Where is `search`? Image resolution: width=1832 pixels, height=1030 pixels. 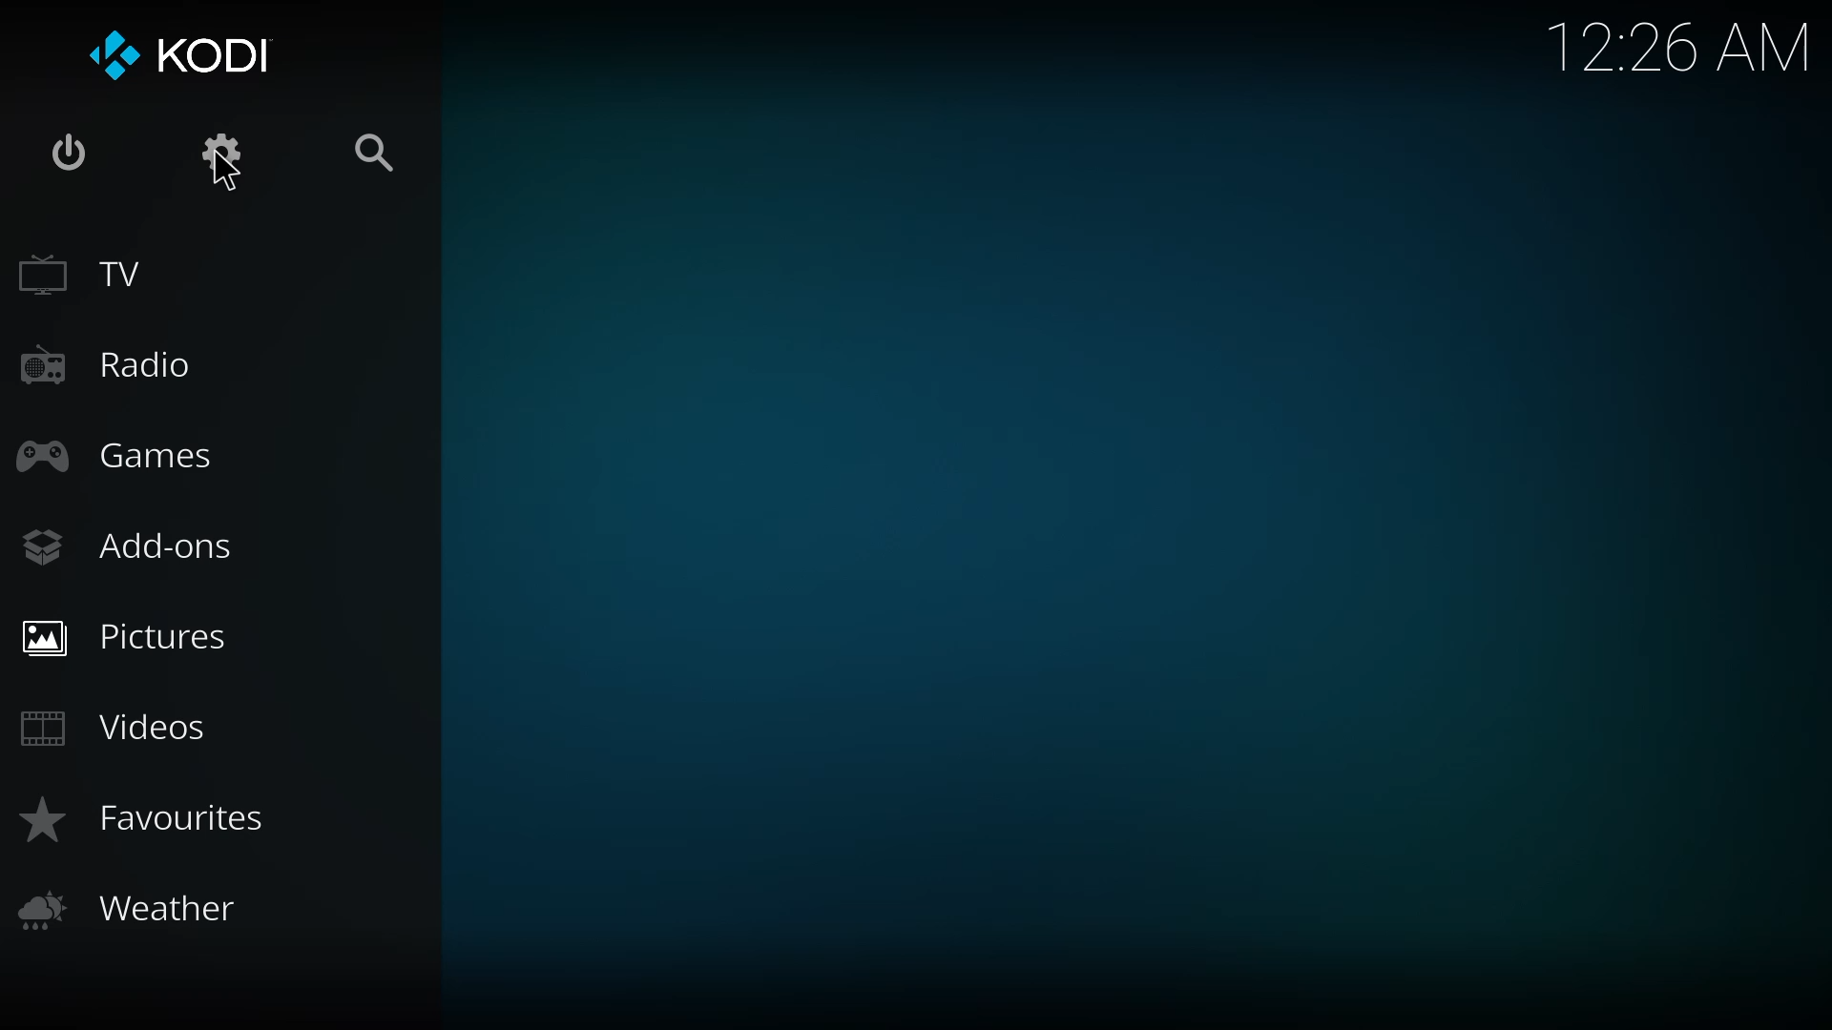
search is located at coordinates (385, 153).